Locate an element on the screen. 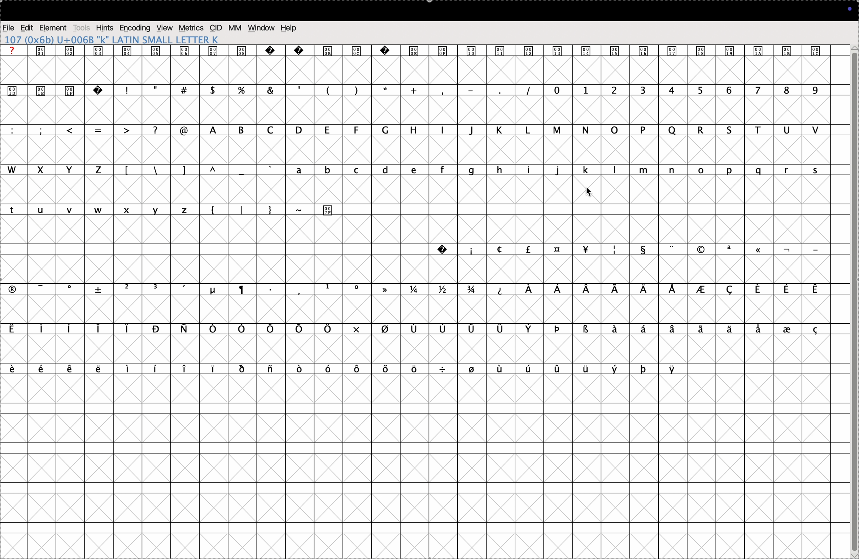 This screenshot has width=859, height=559. symbol list of e is located at coordinates (58, 367).